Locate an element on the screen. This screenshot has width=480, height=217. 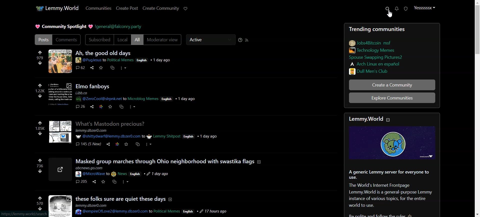
cursor is located at coordinates (389, 14).